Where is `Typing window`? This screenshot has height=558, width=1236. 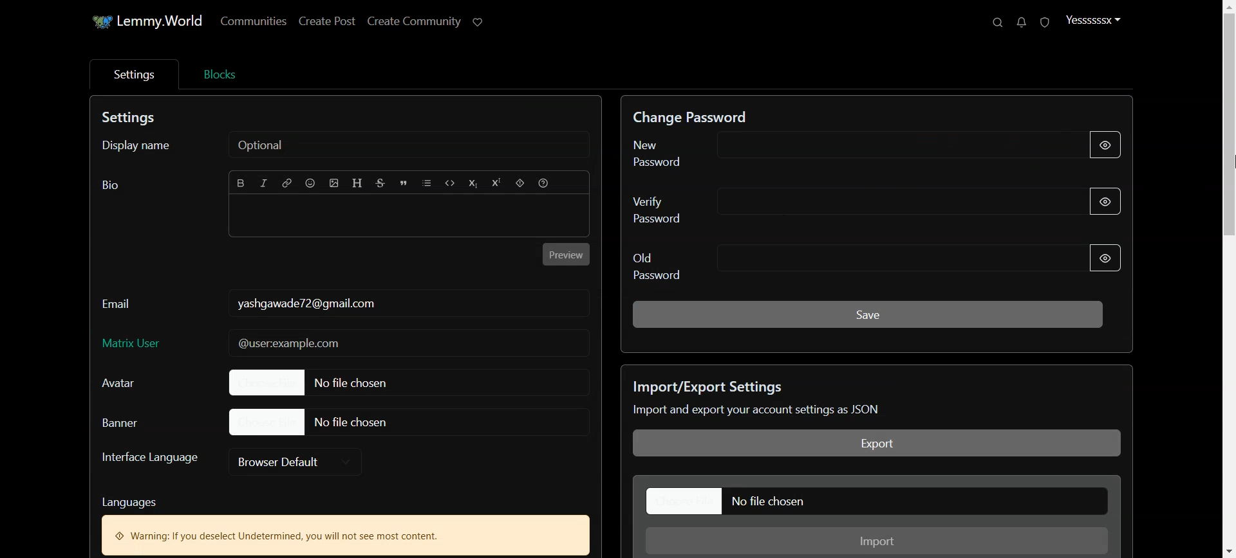 Typing window is located at coordinates (409, 216).